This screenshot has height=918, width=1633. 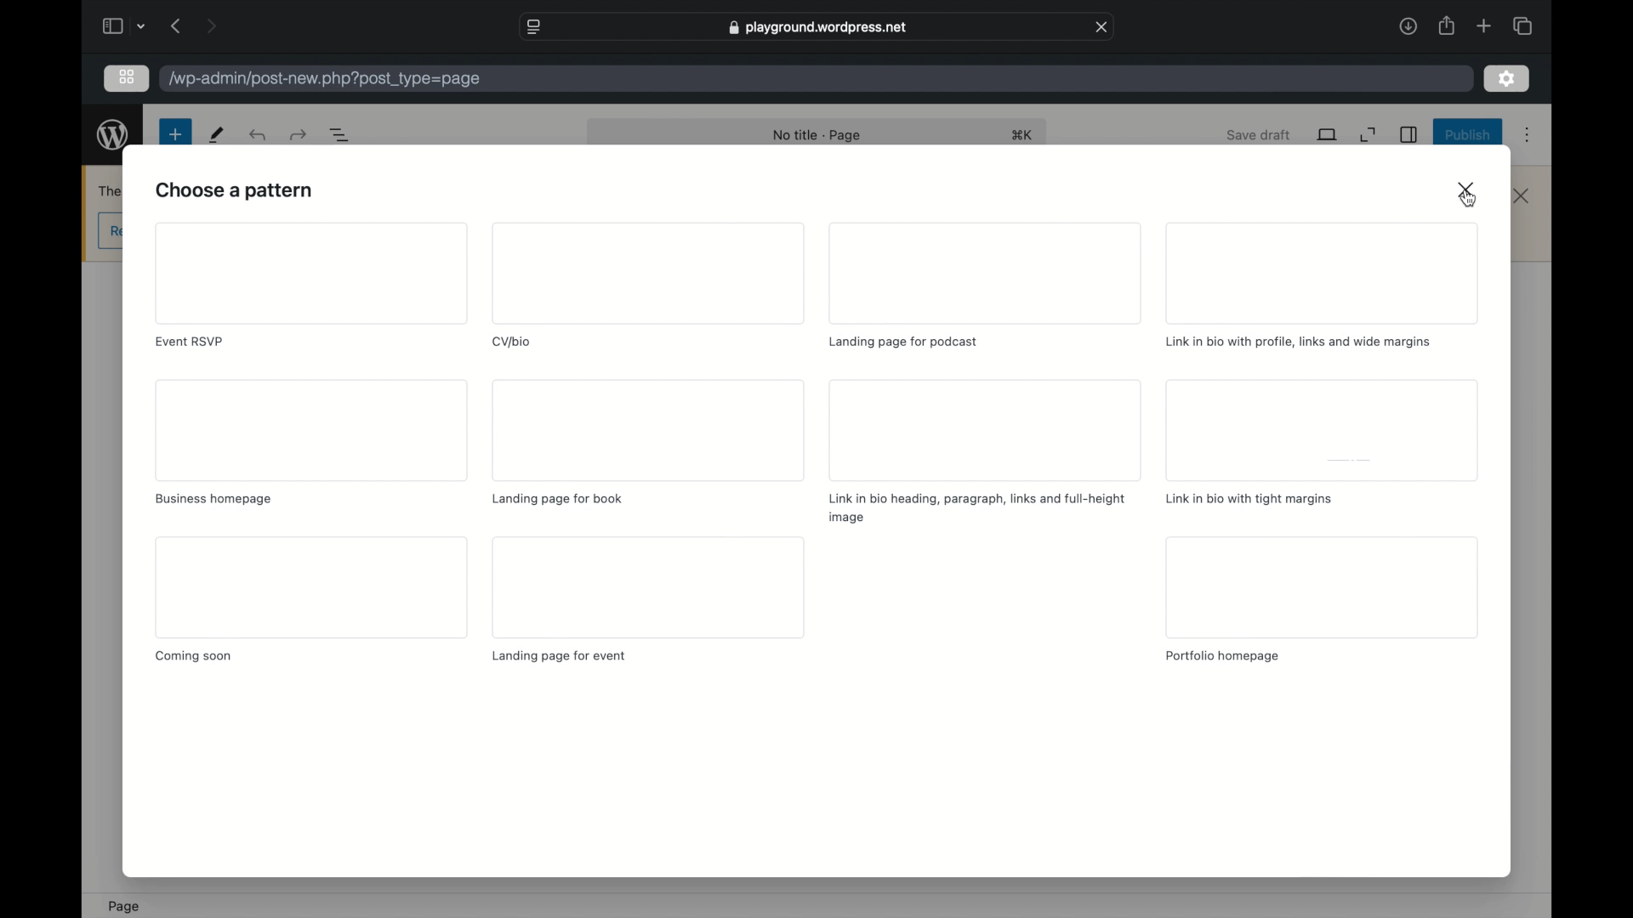 What do you see at coordinates (532, 25) in the screenshot?
I see `website settings` at bounding box center [532, 25].